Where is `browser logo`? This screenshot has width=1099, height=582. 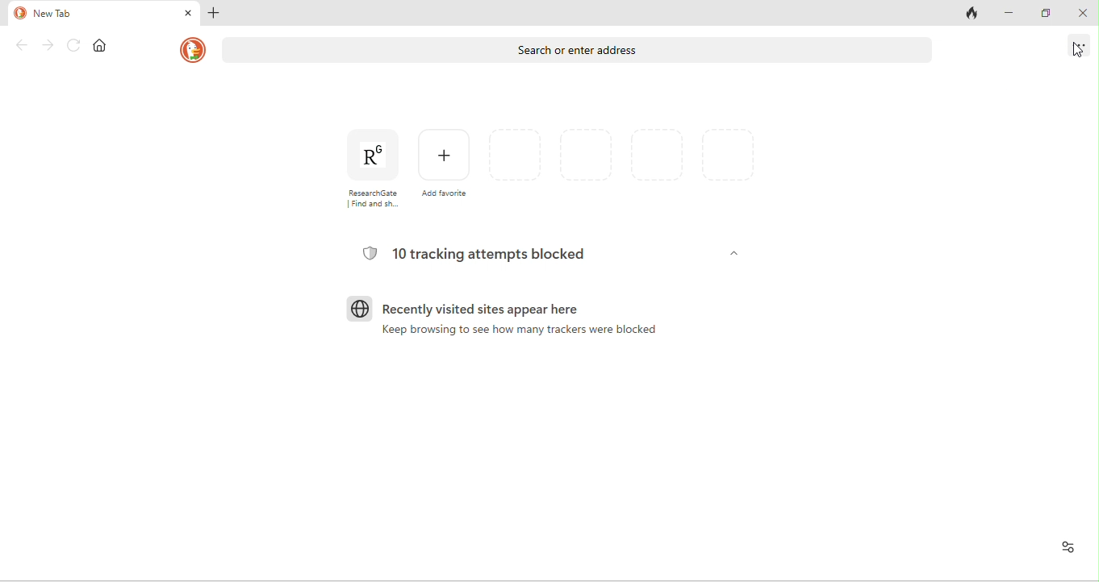 browser logo is located at coordinates (359, 308).